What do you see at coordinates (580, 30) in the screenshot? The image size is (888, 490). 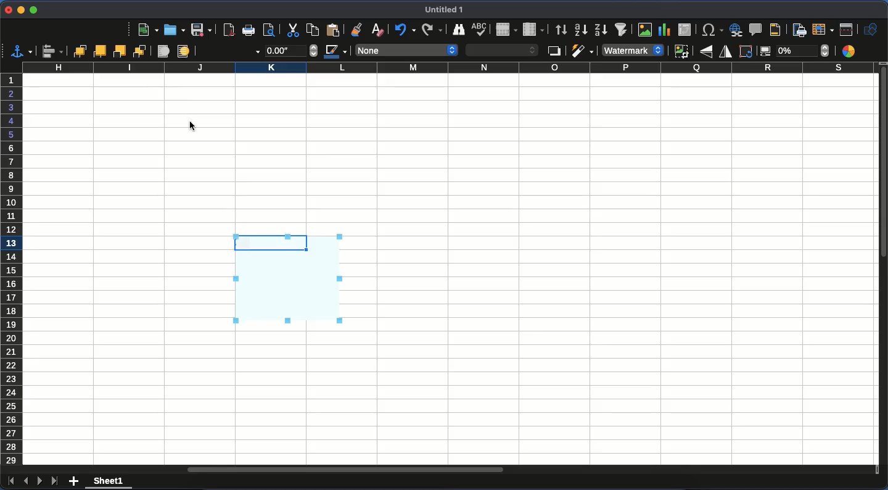 I see `ascending` at bounding box center [580, 30].